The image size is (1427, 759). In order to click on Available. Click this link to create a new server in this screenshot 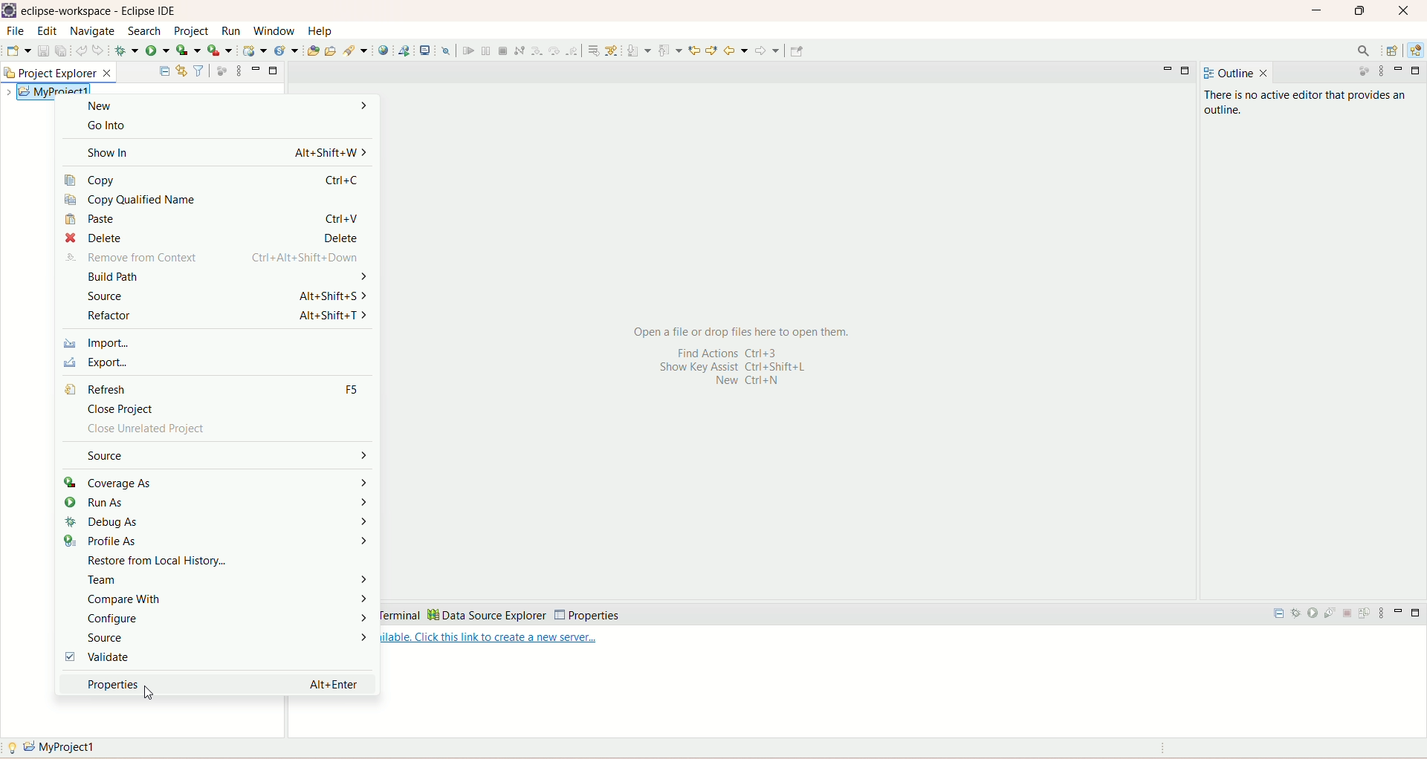, I will do `click(495, 640)`.